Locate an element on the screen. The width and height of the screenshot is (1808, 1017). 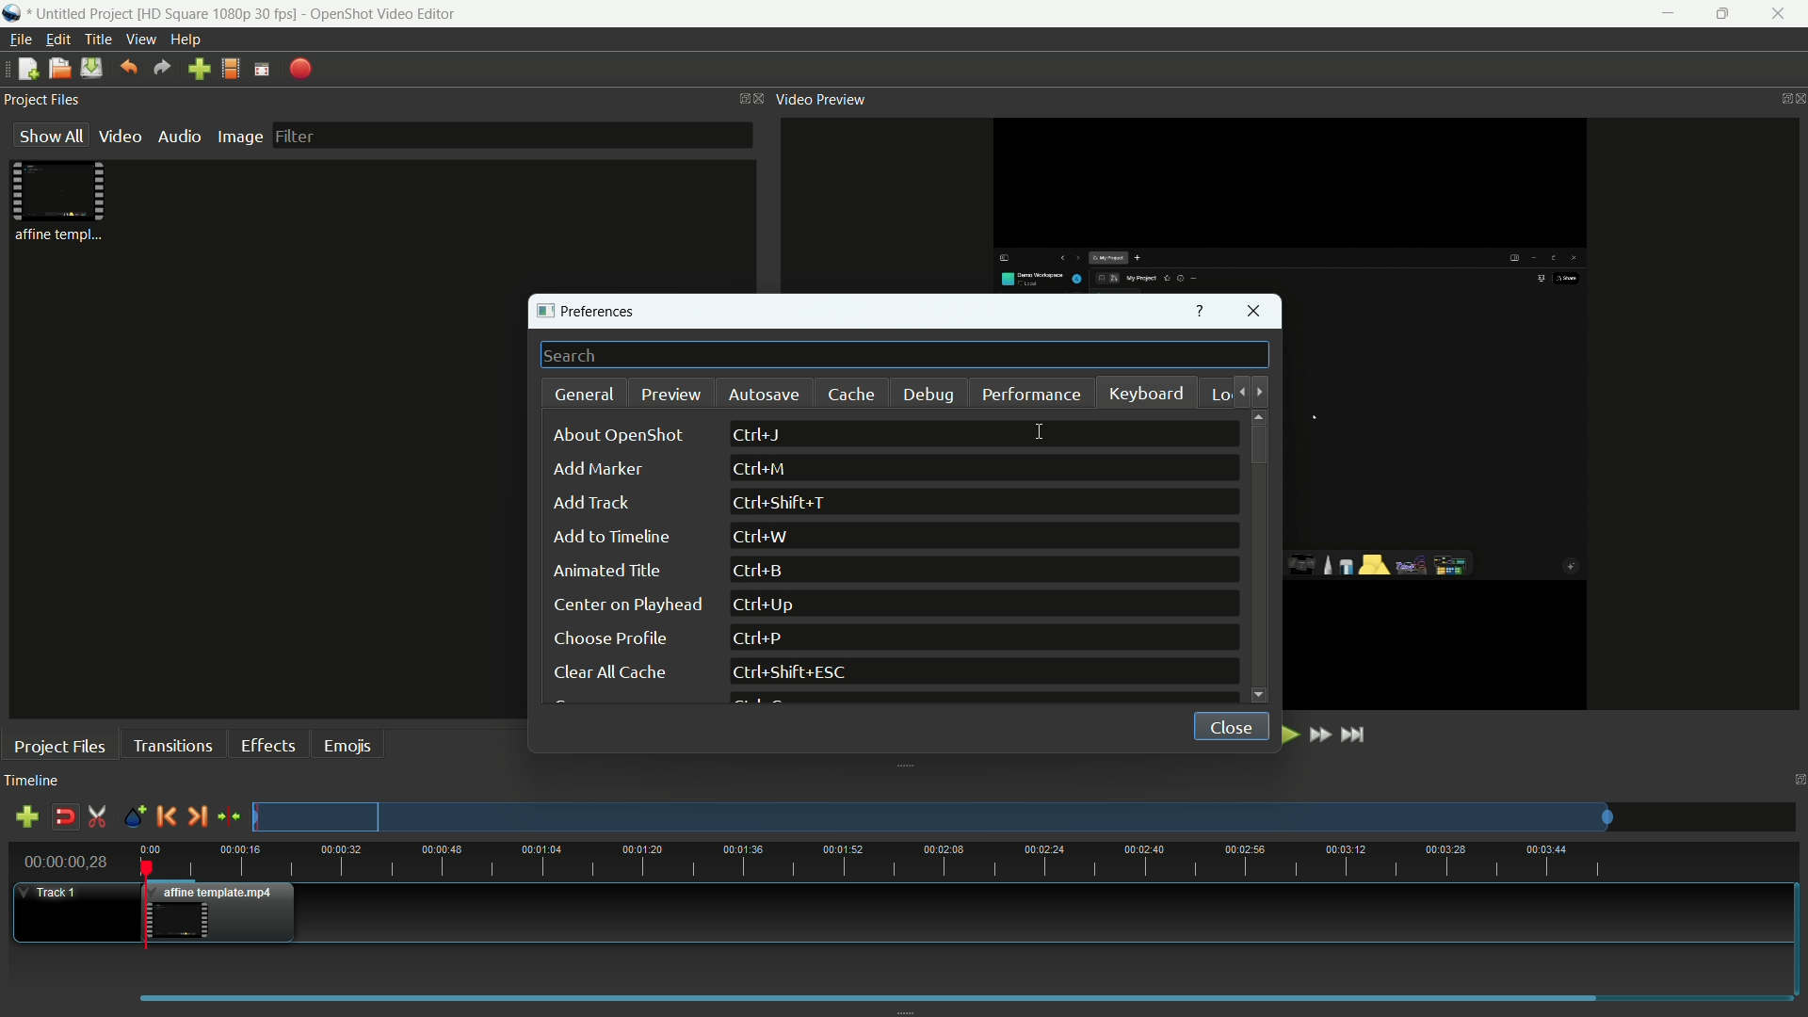
profile is located at coordinates (219, 13).